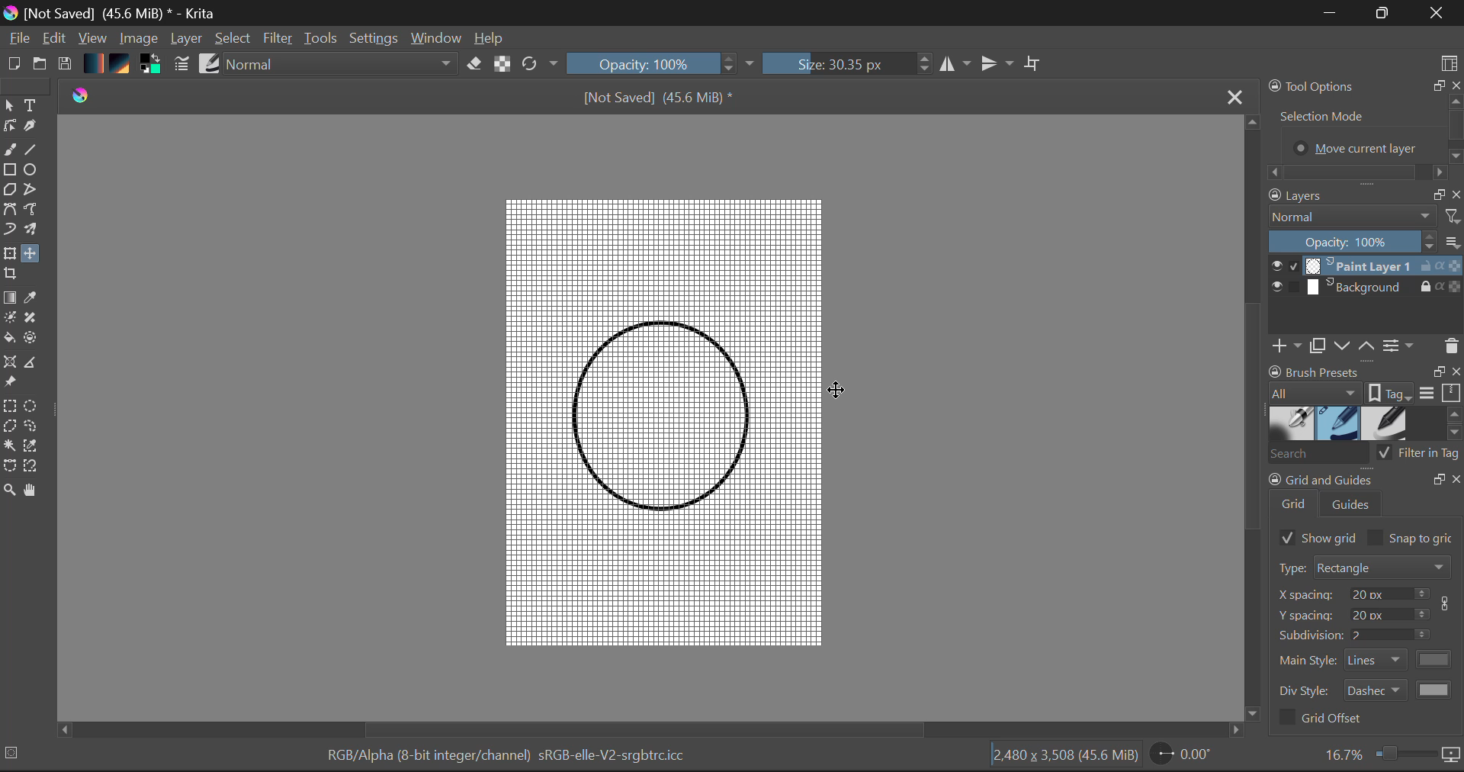  What do you see at coordinates (233, 39) in the screenshot?
I see `Select` at bounding box center [233, 39].